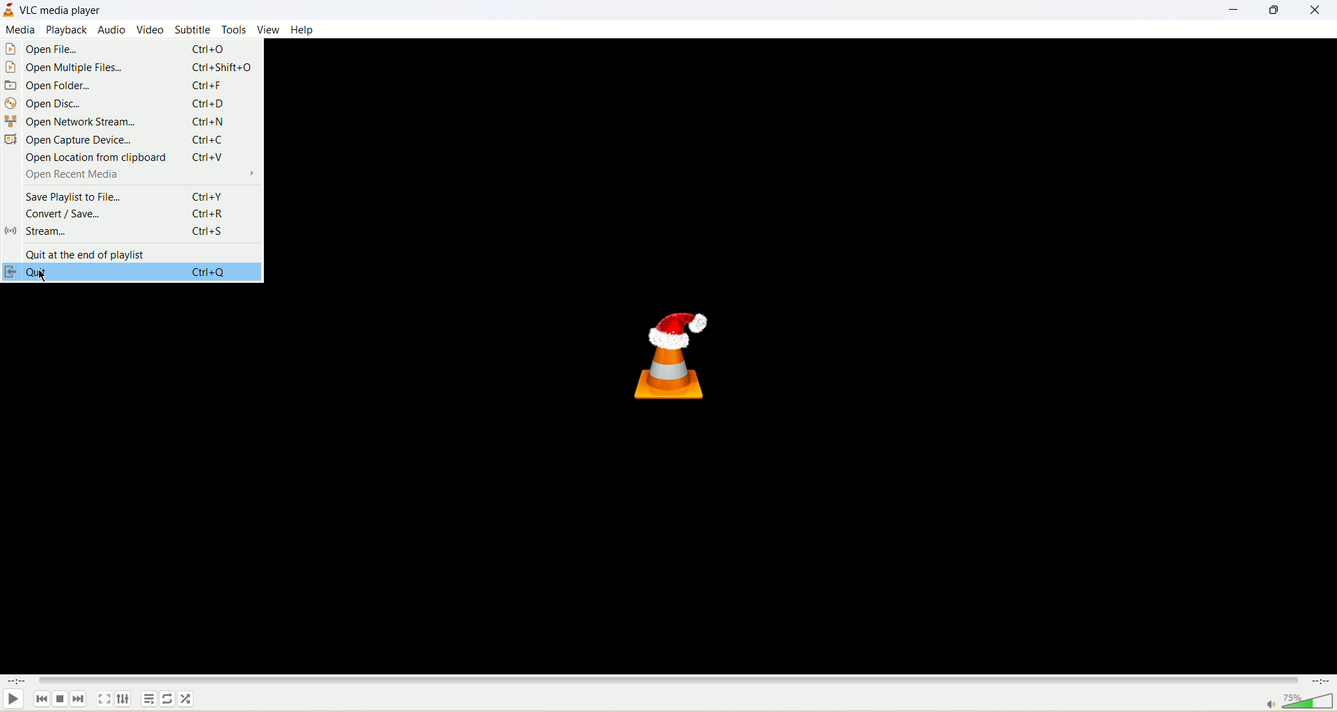 This screenshot has height=712, width=1337. I want to click on remaining time, so click(1320, 683).